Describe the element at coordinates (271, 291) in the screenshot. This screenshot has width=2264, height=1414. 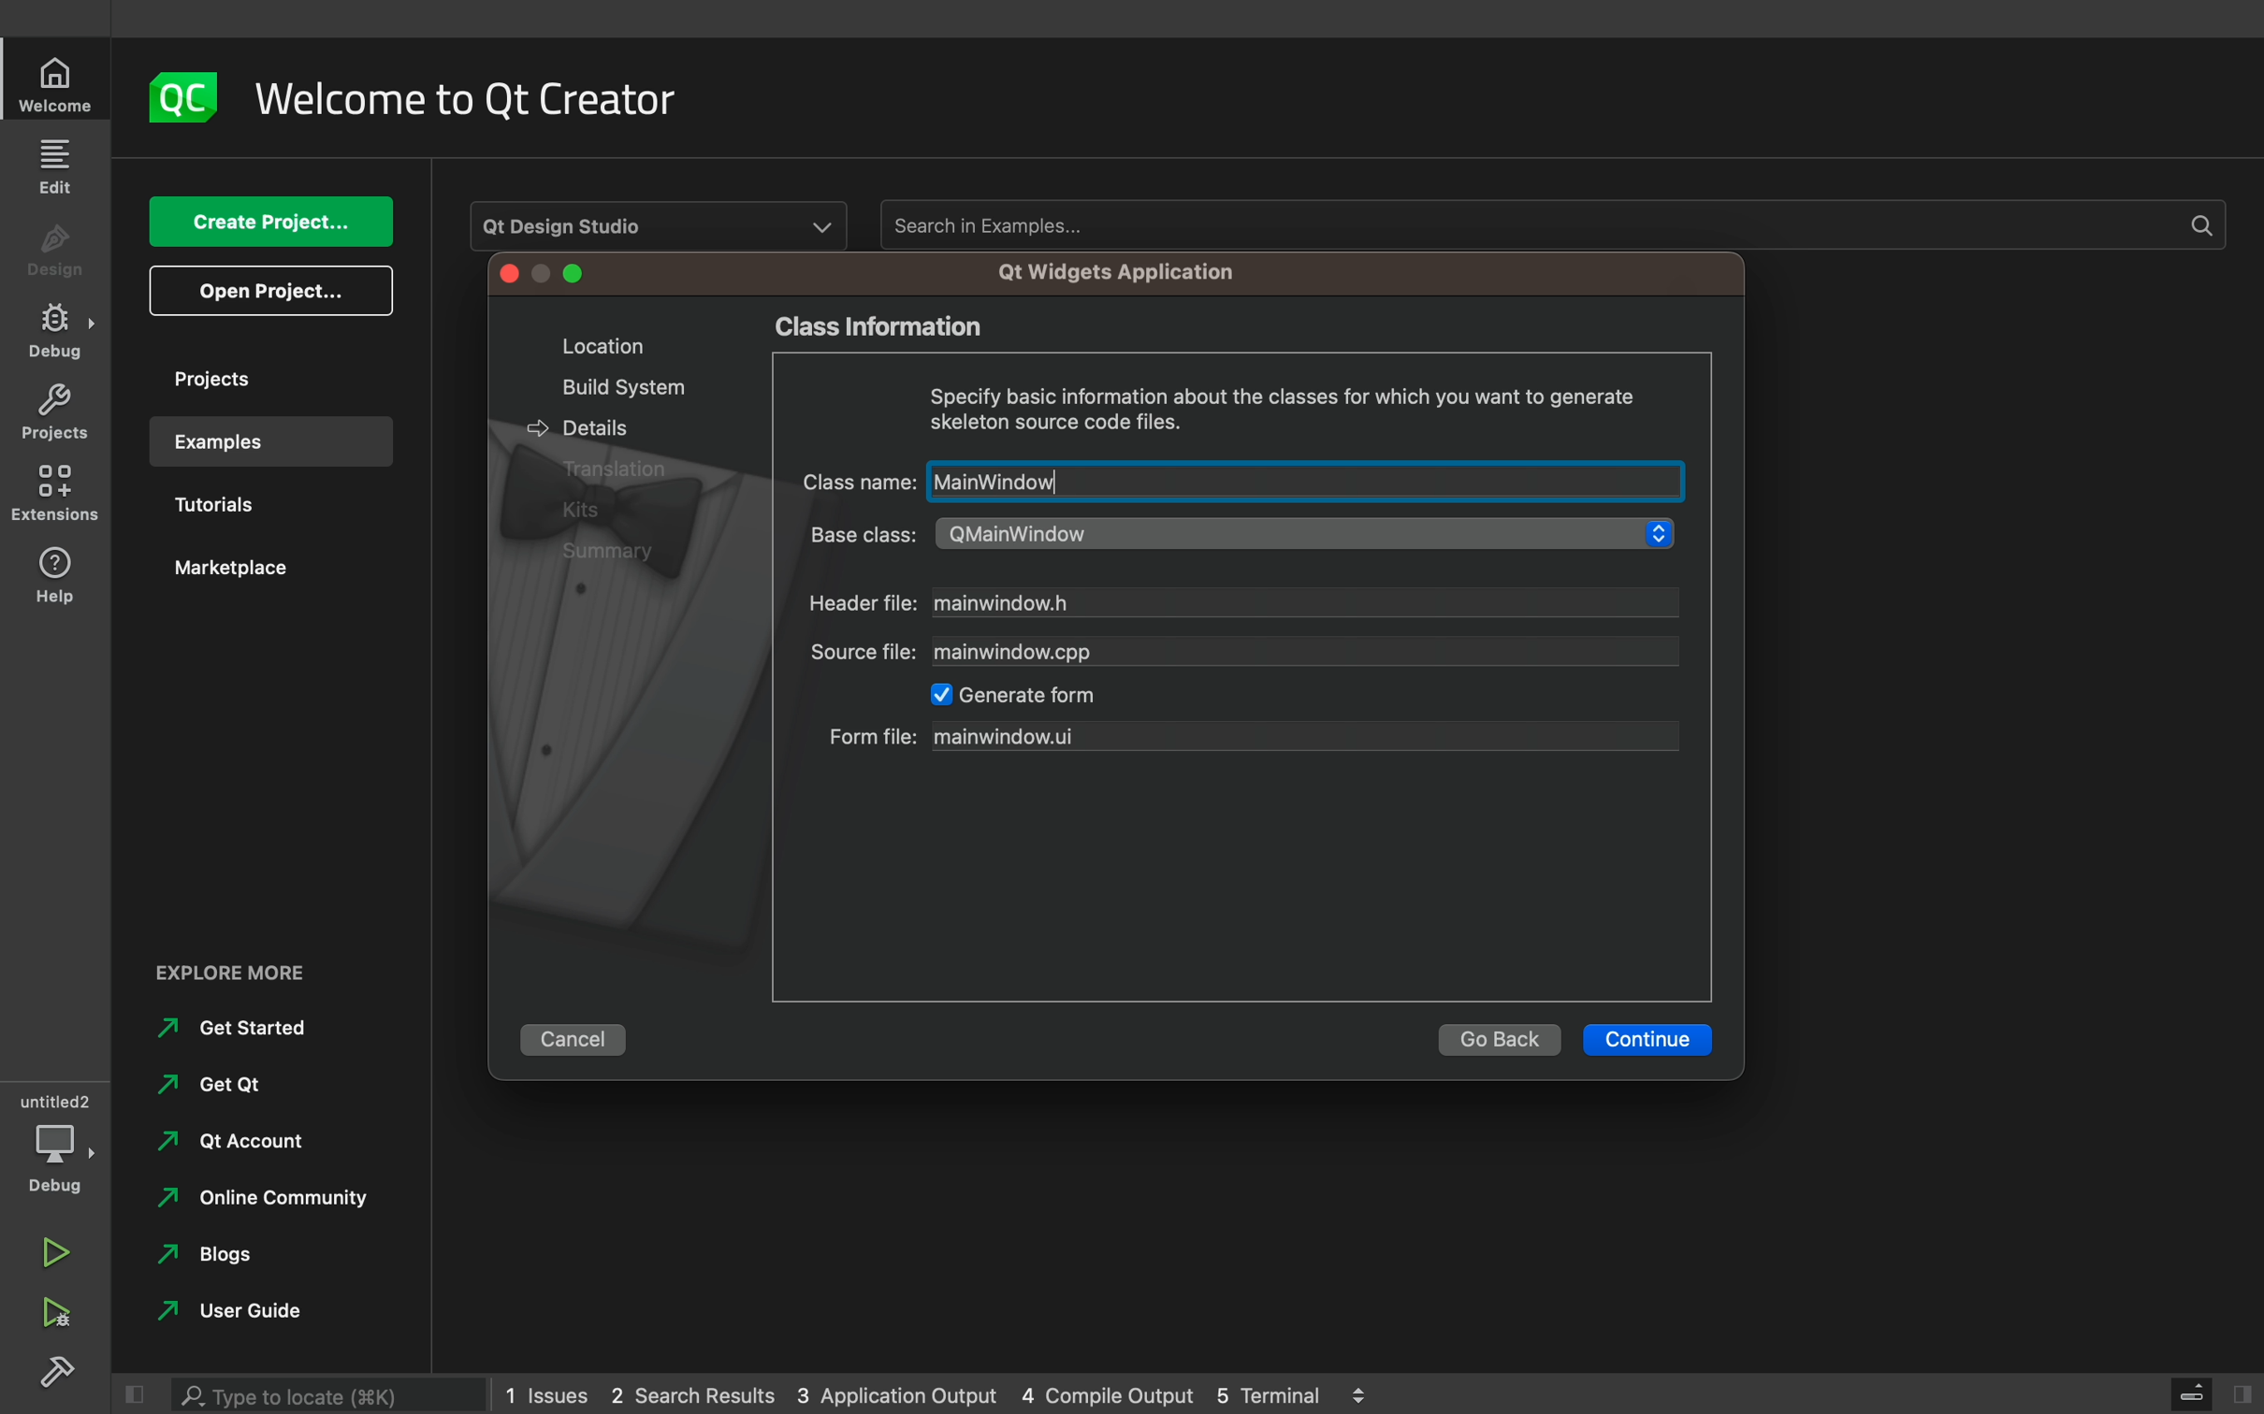
I see `open` at that location.